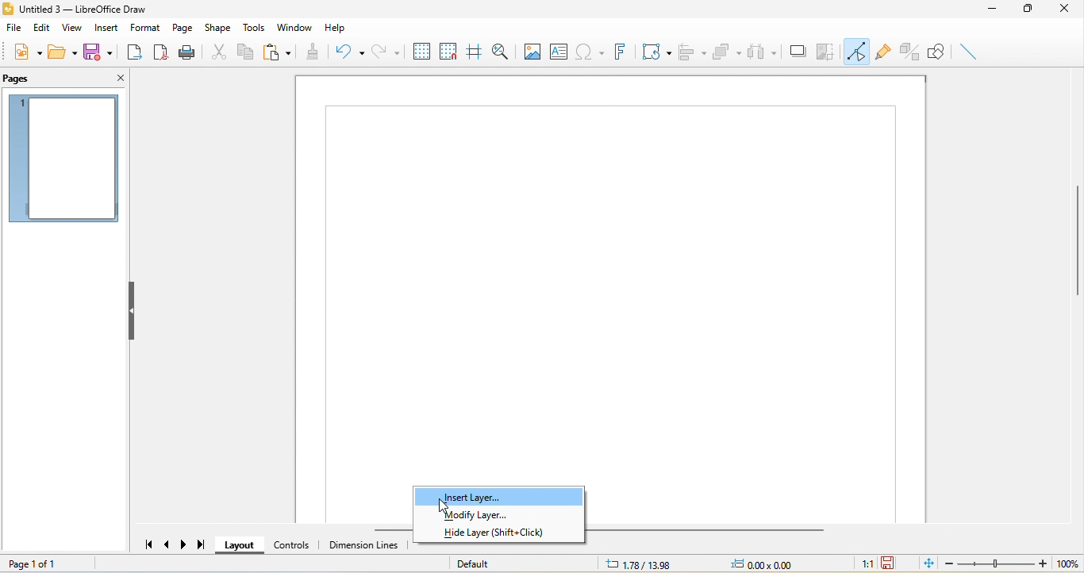 The height and width of the screenshot is (573, 1084). I want to click on font work text, so click(620, 50).